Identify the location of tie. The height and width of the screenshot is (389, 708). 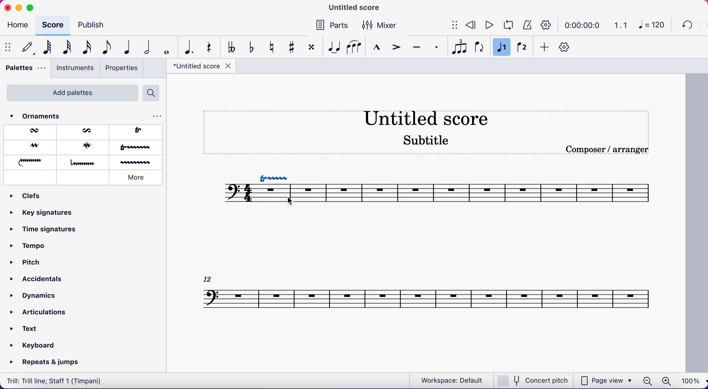
(334, 47).